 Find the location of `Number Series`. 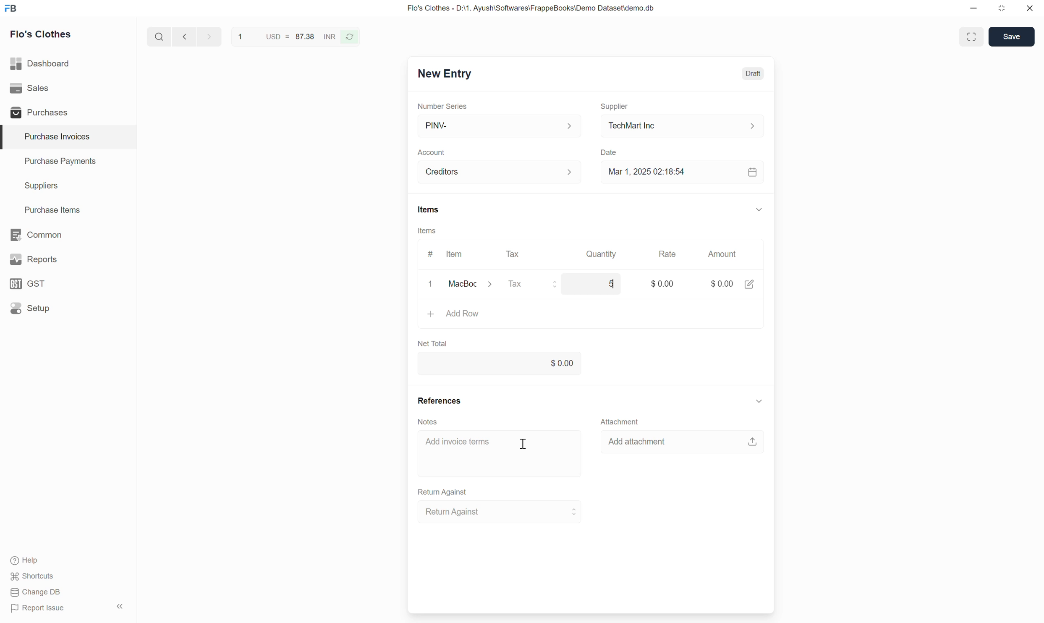

Number Series is located at coordinates (442, 106).